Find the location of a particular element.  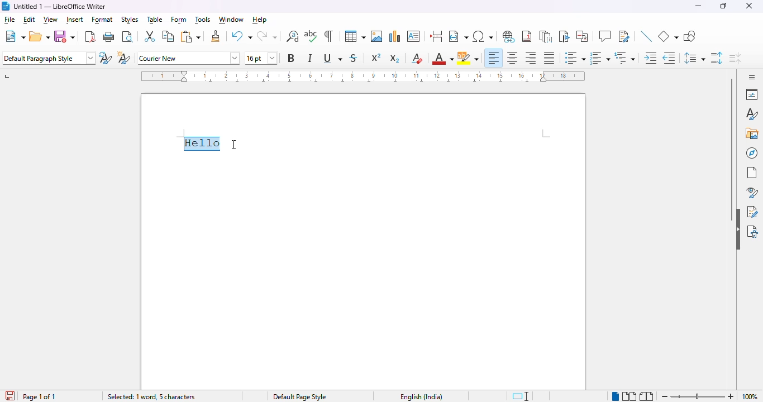

zoom out is located at coordinates (664, 396).